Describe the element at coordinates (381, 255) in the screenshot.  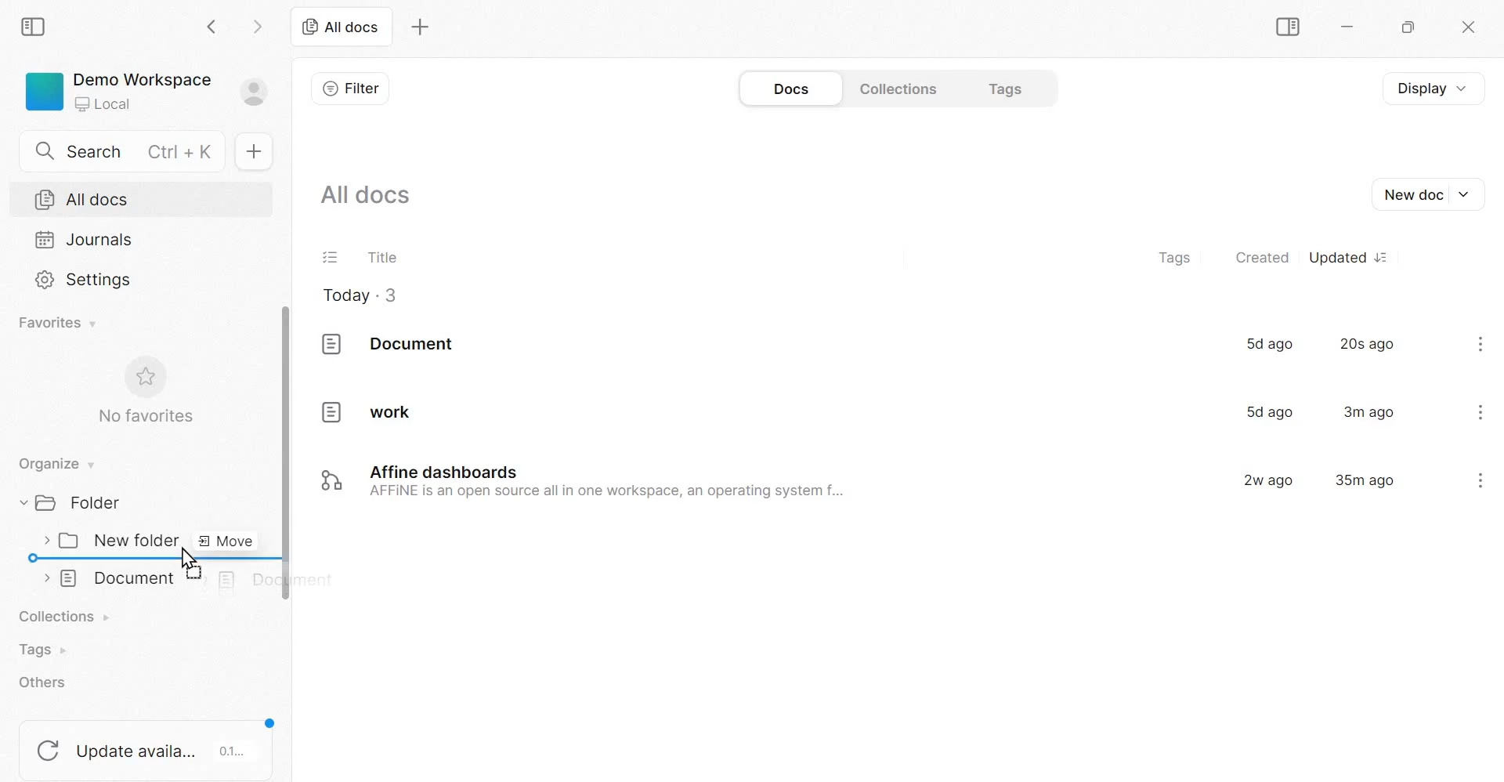
I see `Title` at that location.